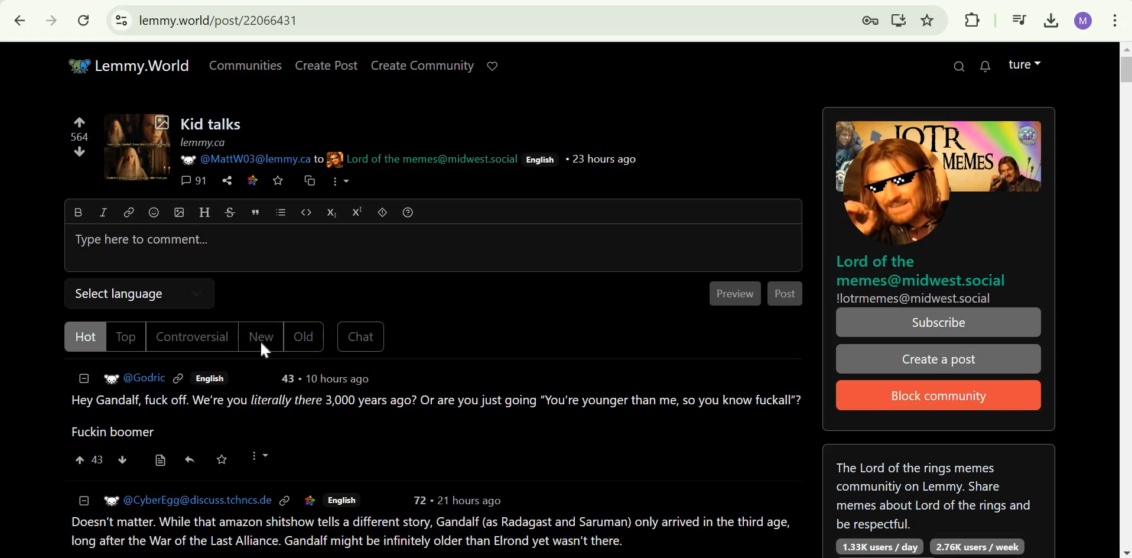 The width and height of the screenshot is (1132, 558). Describe the element at coordinates (129, 213) in the screenshot. I see `link` at that location.